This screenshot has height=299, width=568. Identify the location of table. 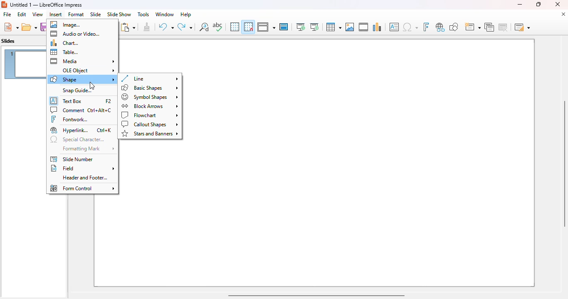
(64, 52).